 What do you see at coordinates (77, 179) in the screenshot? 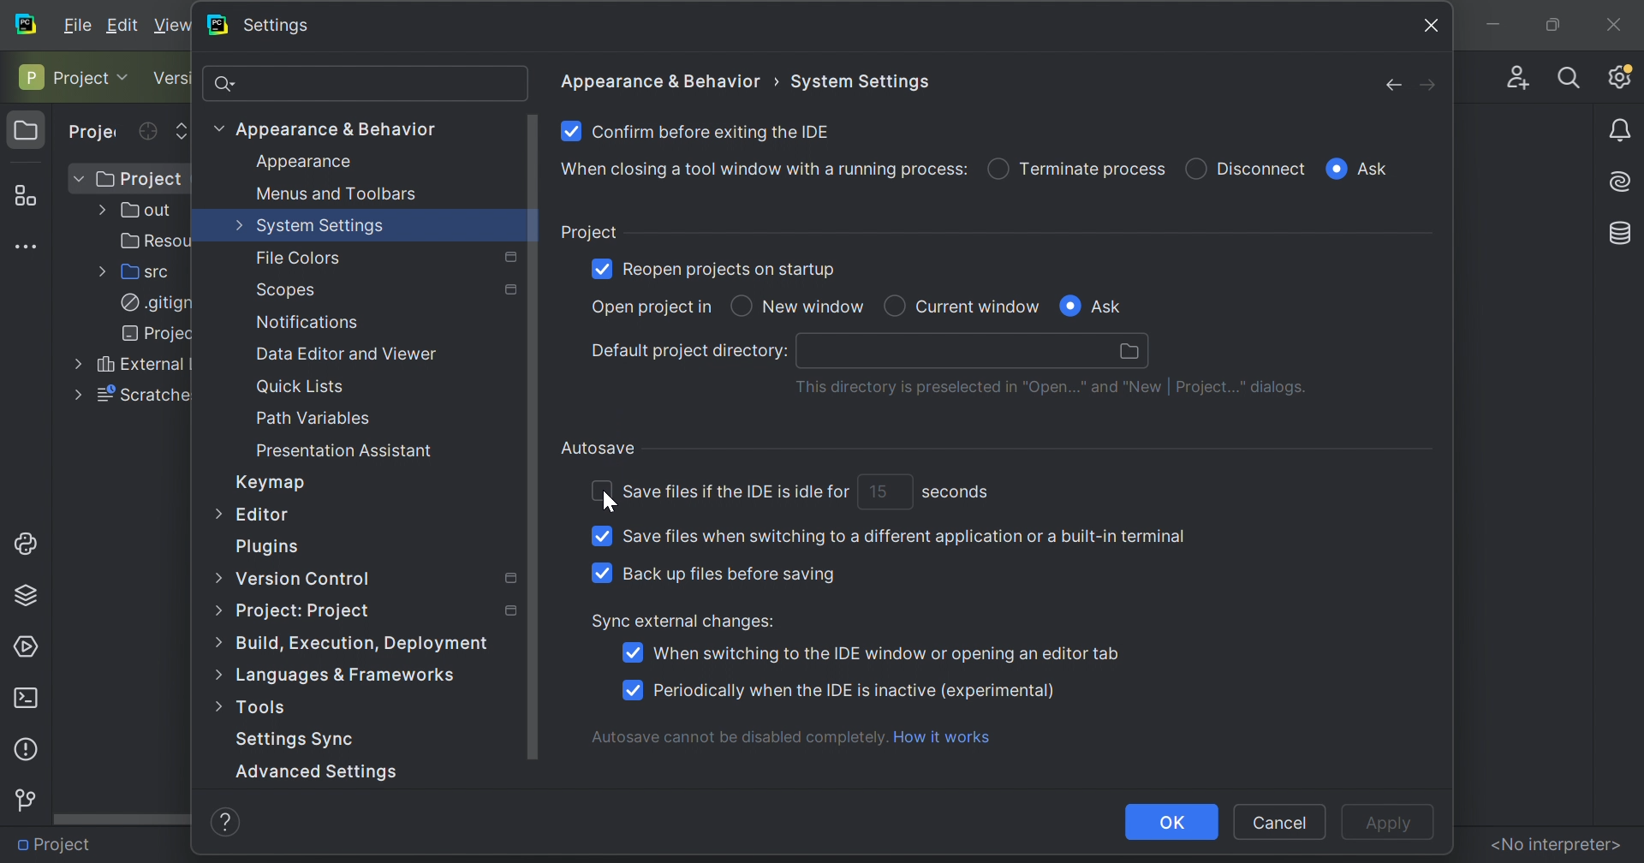
I see `Drop Down` at bounding box center [77, 179].